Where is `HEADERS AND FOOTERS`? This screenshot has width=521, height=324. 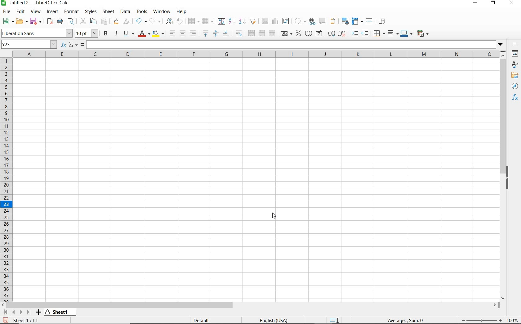 HEADERS AND FOOTERS is located at coordinates (331, 22).